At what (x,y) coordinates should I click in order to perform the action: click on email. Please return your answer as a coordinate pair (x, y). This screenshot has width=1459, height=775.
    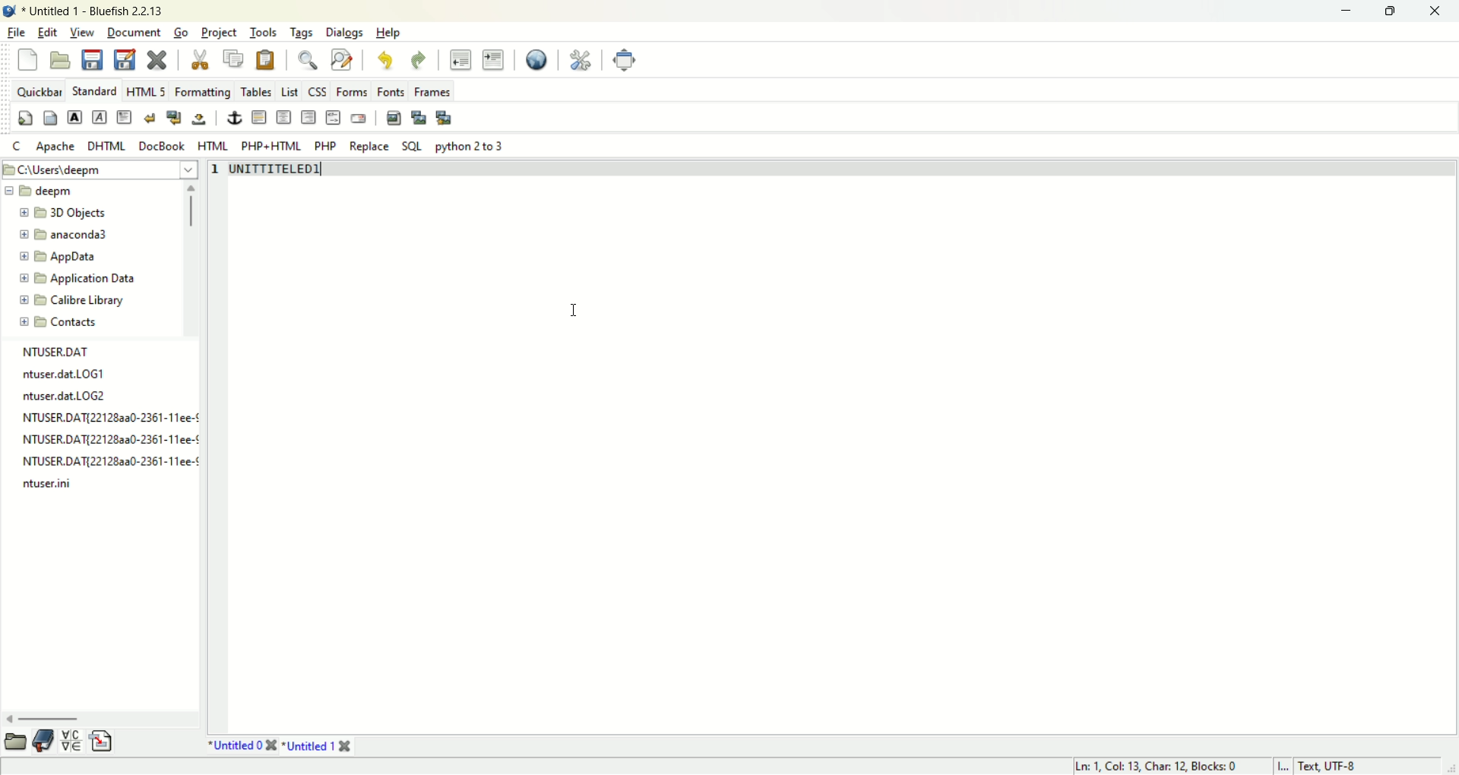
    Looking at the image, I should click on (357, 116).